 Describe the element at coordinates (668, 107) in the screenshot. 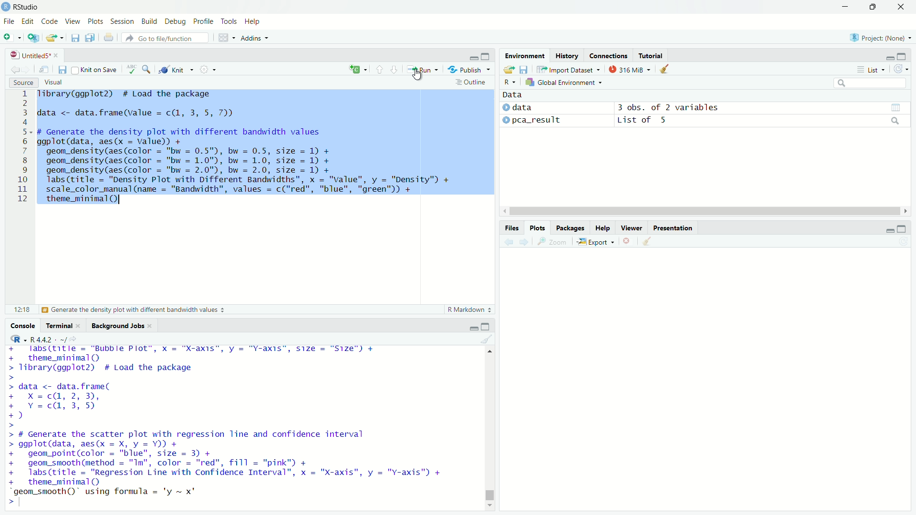

I see `3 obs. of 2 variables` at that location.